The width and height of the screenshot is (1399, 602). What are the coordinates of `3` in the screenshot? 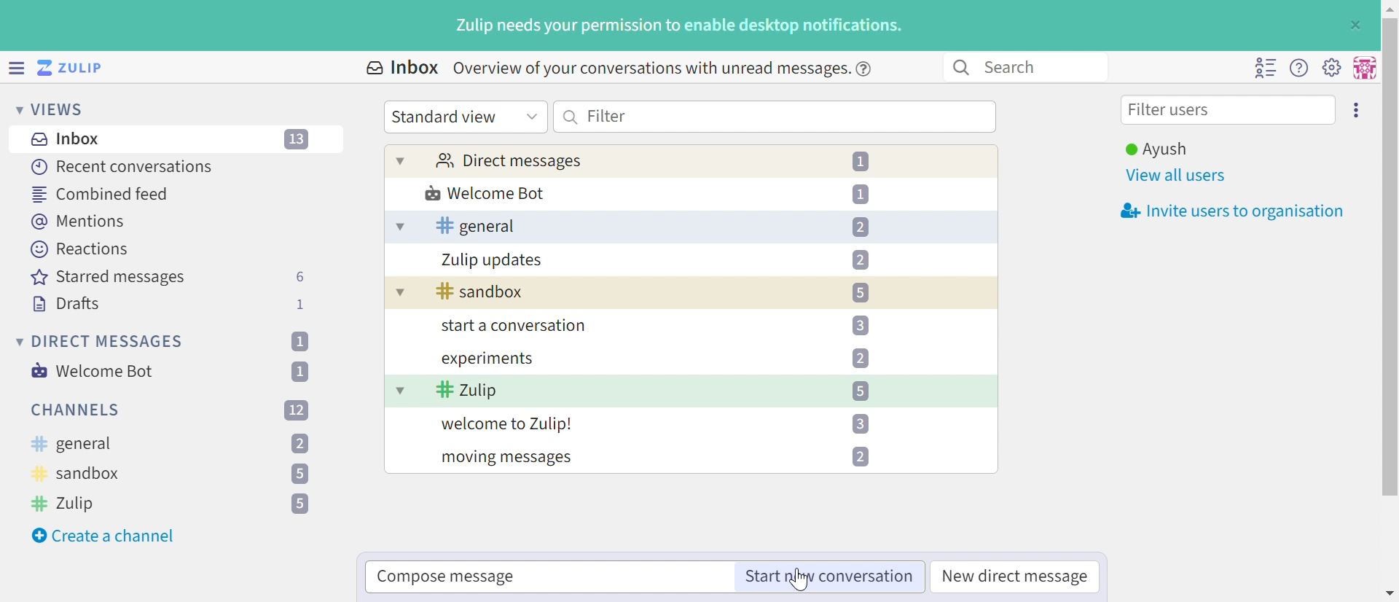 It's located at (860, 324).